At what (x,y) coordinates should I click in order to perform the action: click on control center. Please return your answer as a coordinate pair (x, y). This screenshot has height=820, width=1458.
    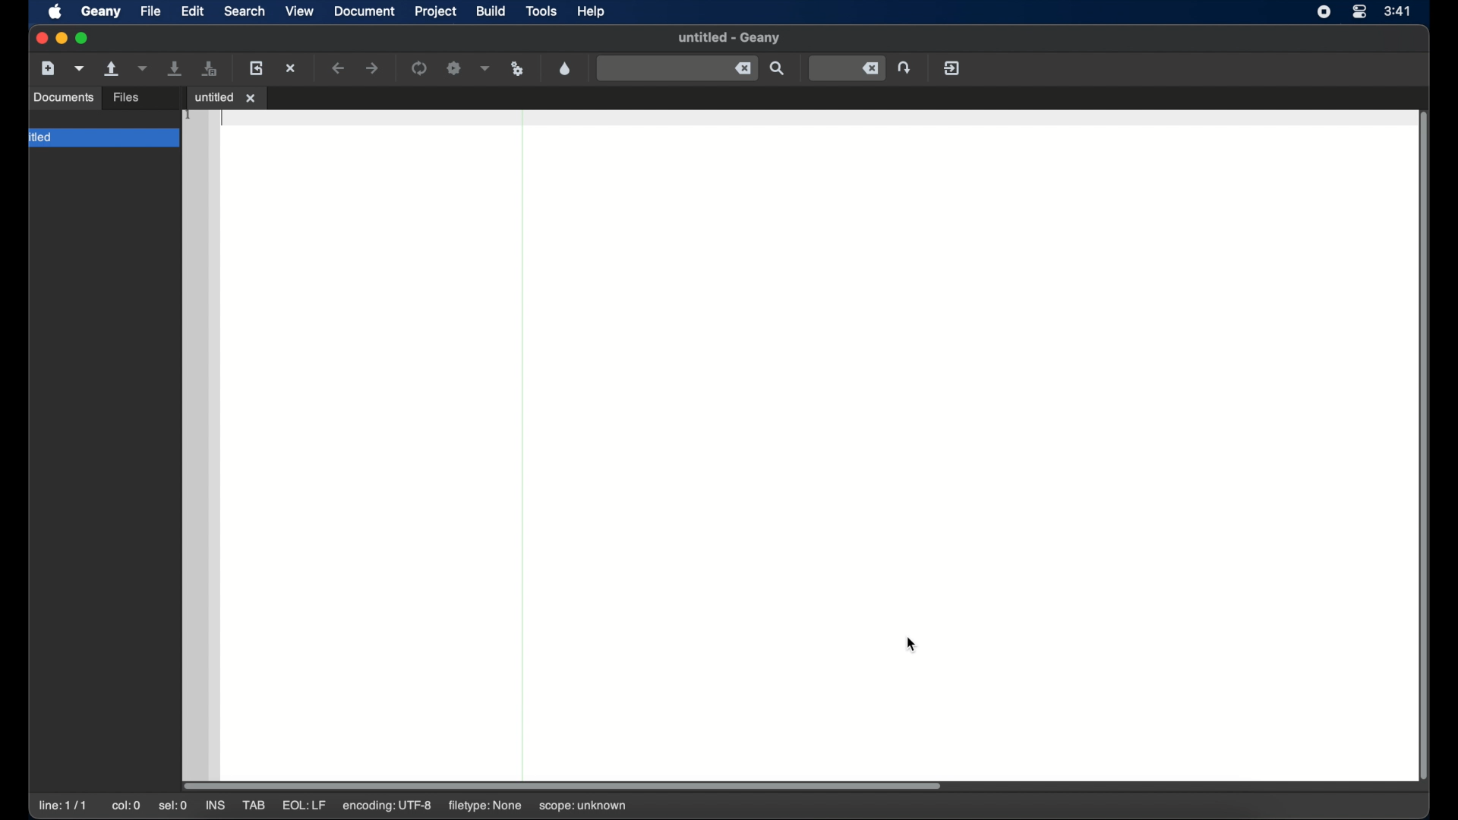
    Looking at the image, I should click on (1361, 12).